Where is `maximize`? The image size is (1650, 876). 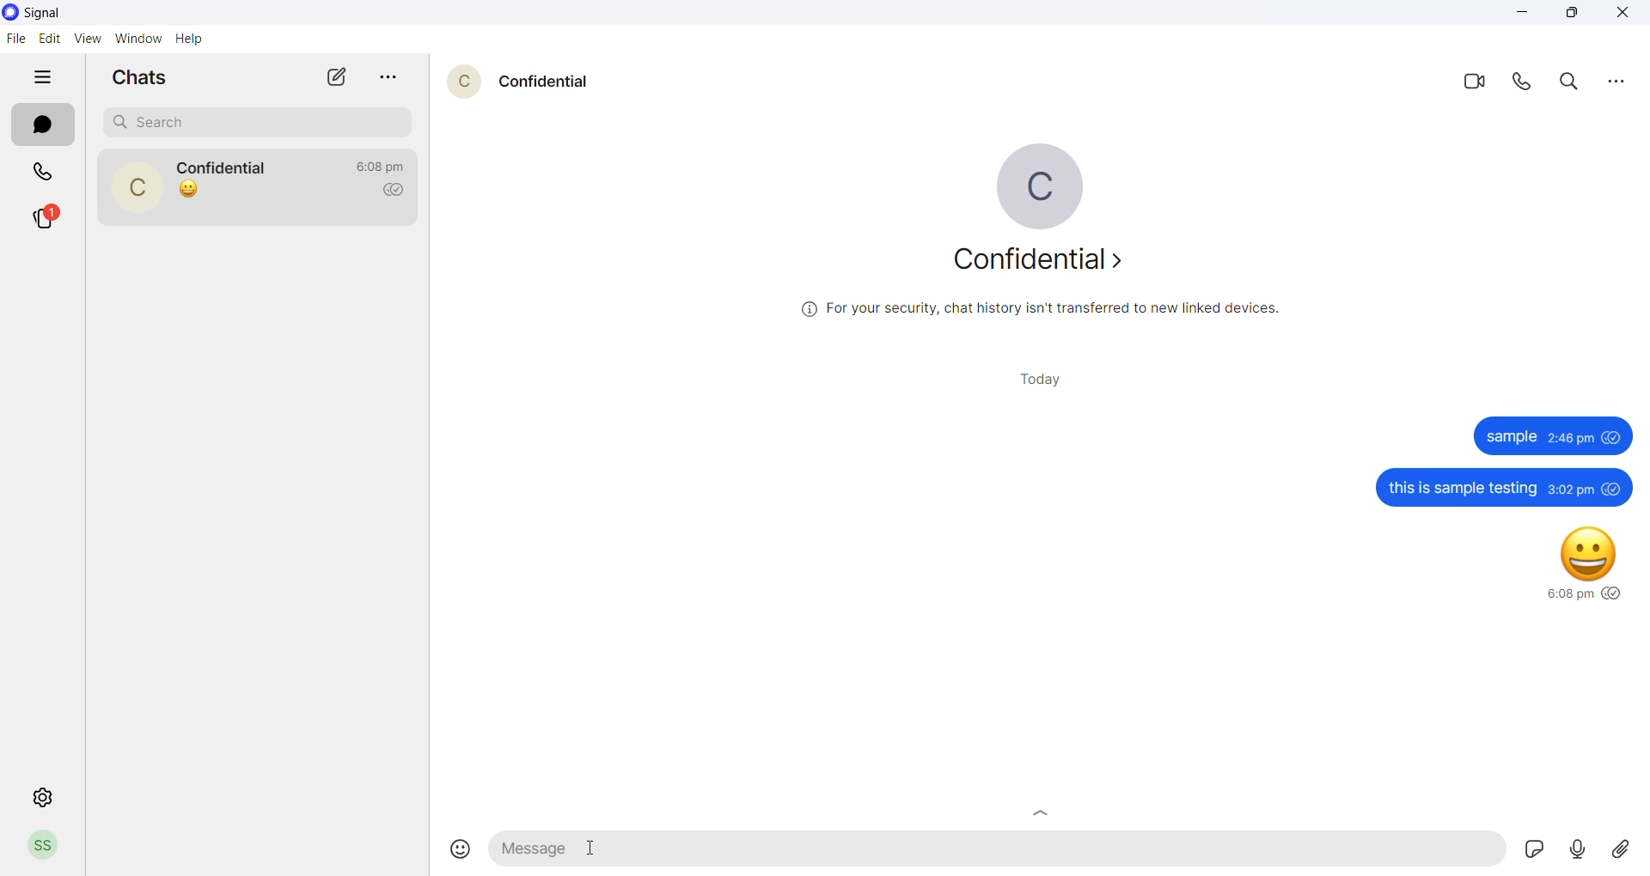 maximize is located at coordinates (1574, 15).